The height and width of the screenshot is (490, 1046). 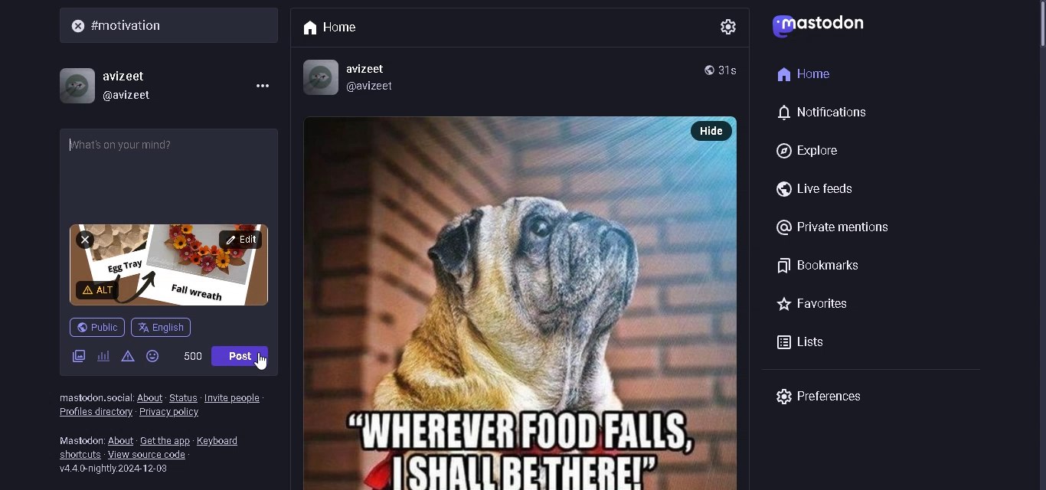 I want to click on privacy policy, so click(x=175, y=413).